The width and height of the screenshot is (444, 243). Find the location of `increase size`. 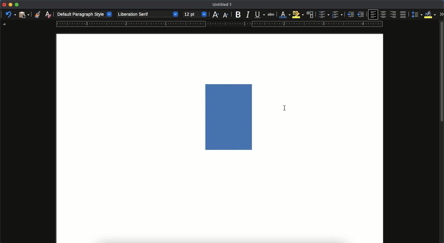

increase size is located at coordinates (215, 15).